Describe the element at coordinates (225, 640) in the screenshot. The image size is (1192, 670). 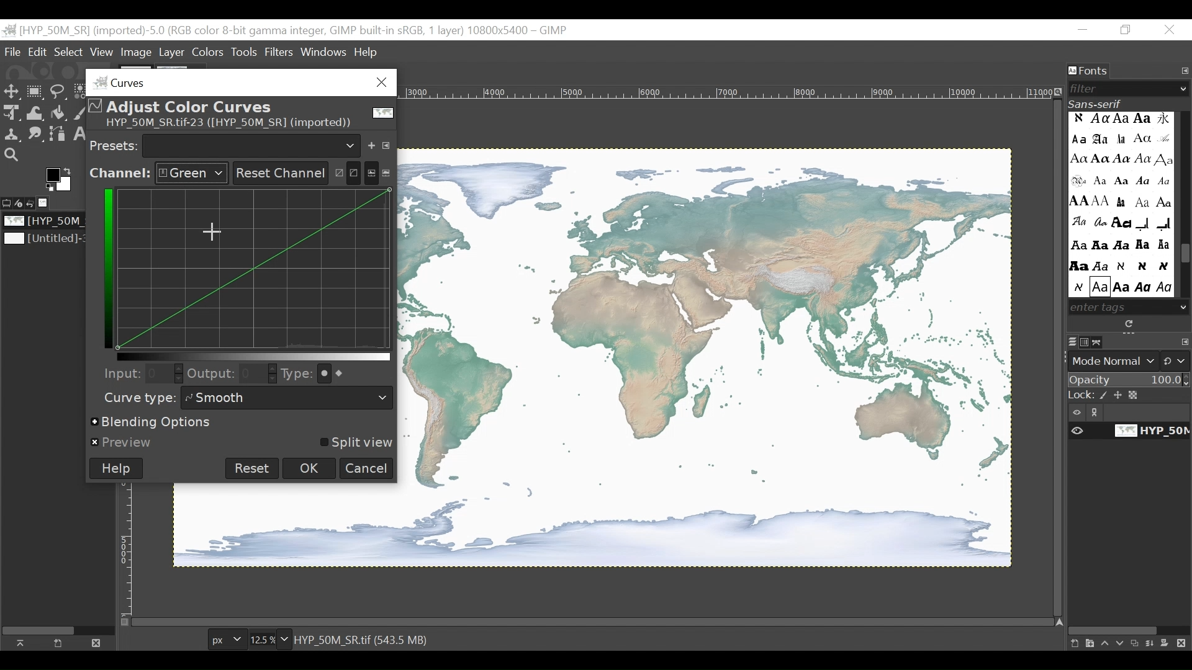
I see `Pixels` at that location.